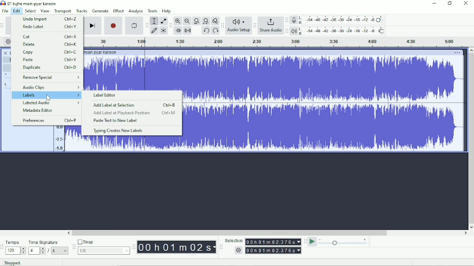 This screenshot has height=266, width=474. I want to click on Audacity record meter toolbar, so click(287, 20).